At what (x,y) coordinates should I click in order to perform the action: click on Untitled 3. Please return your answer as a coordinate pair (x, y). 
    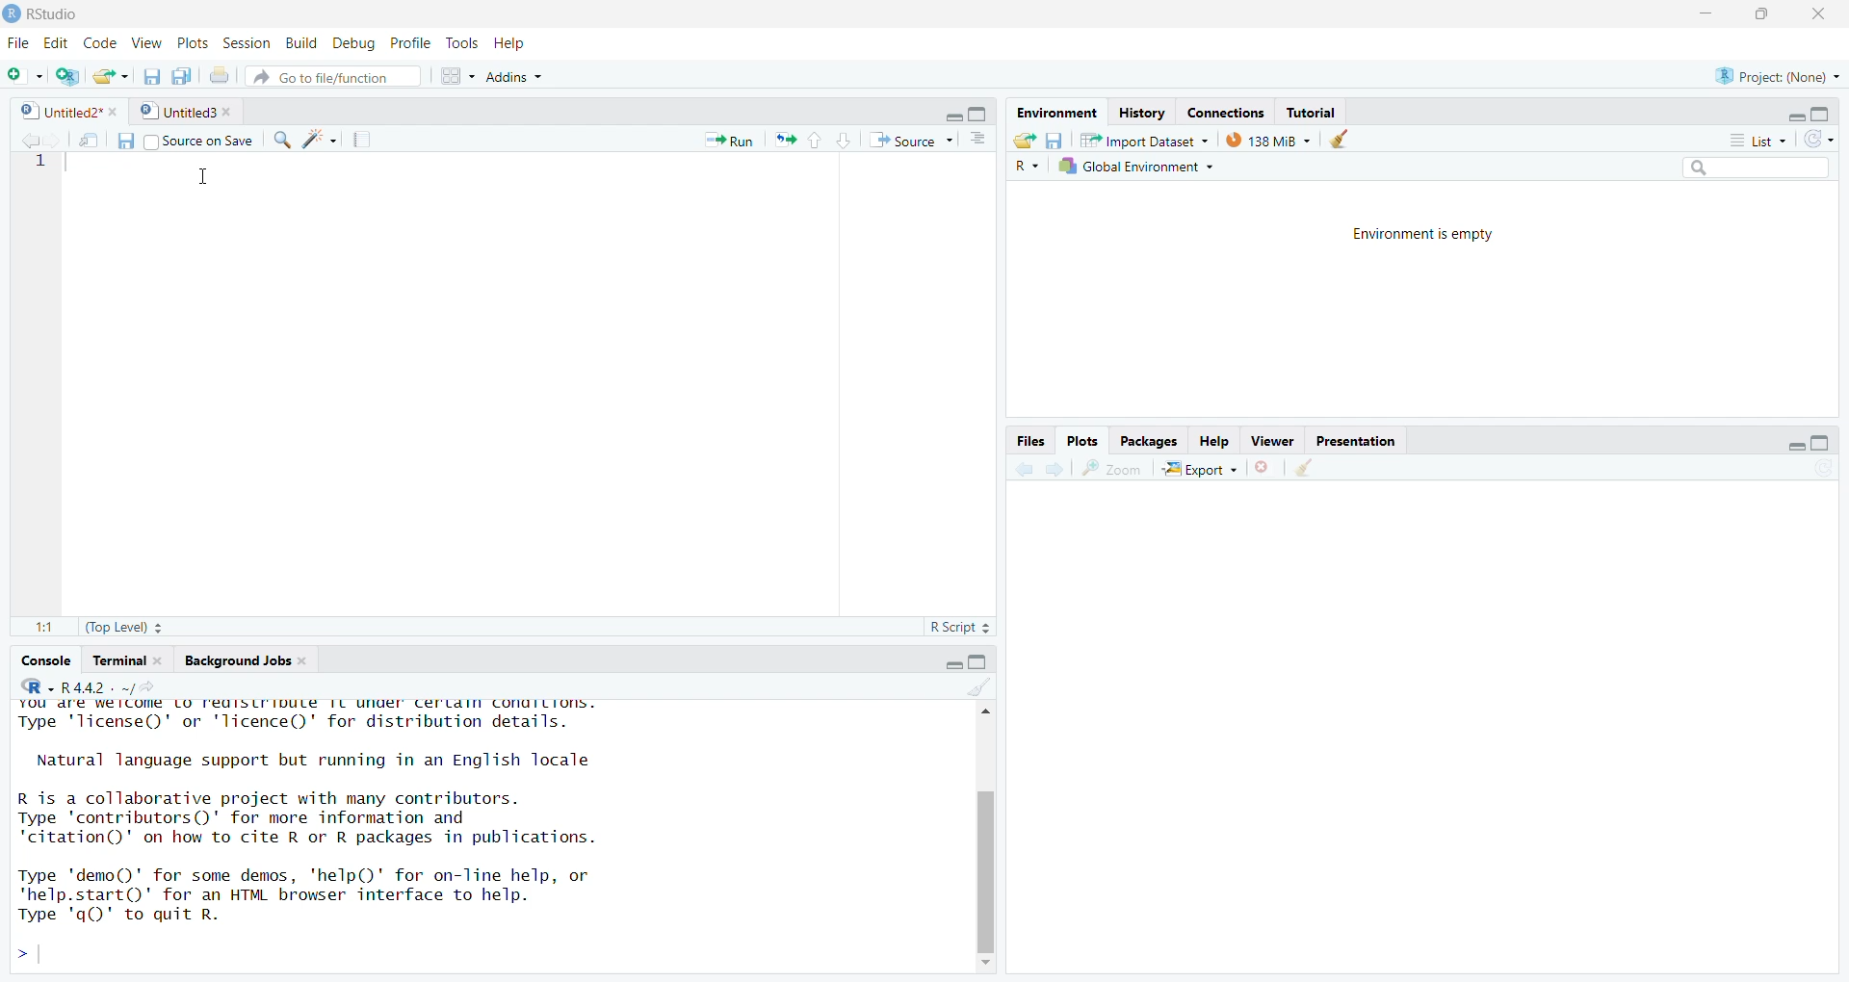
    Looking at the image, I should click on (186, 111).